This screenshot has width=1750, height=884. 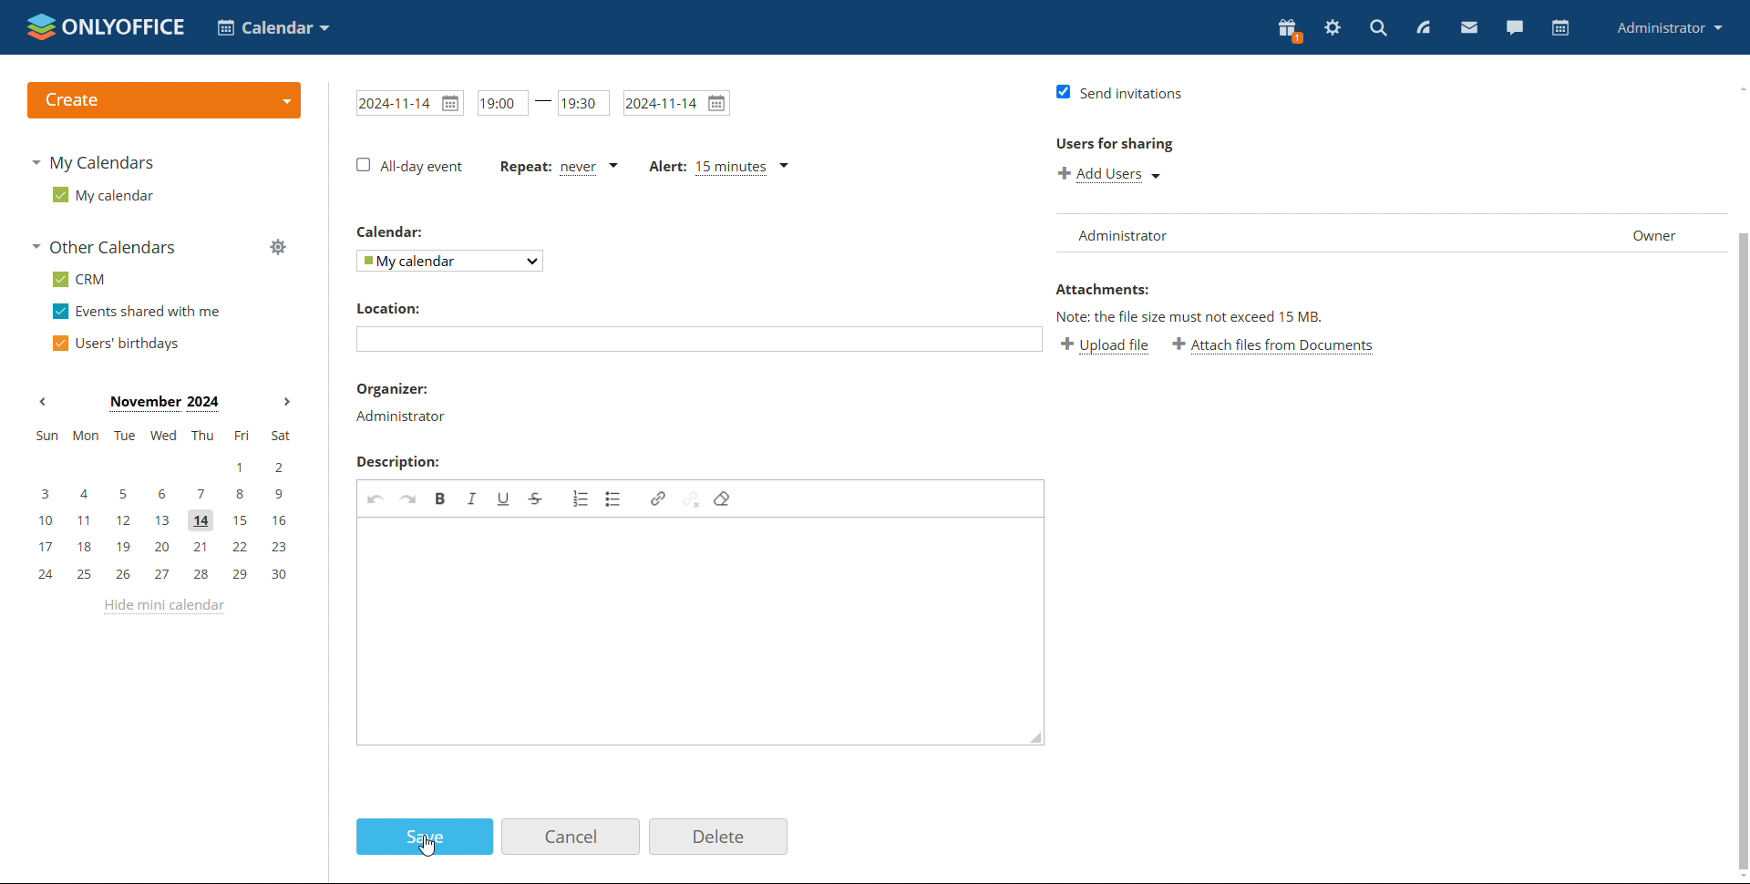 What do you see at coordinates (106, 27) in the screenshot?
I see `logo` at bounding box center [106, 27].